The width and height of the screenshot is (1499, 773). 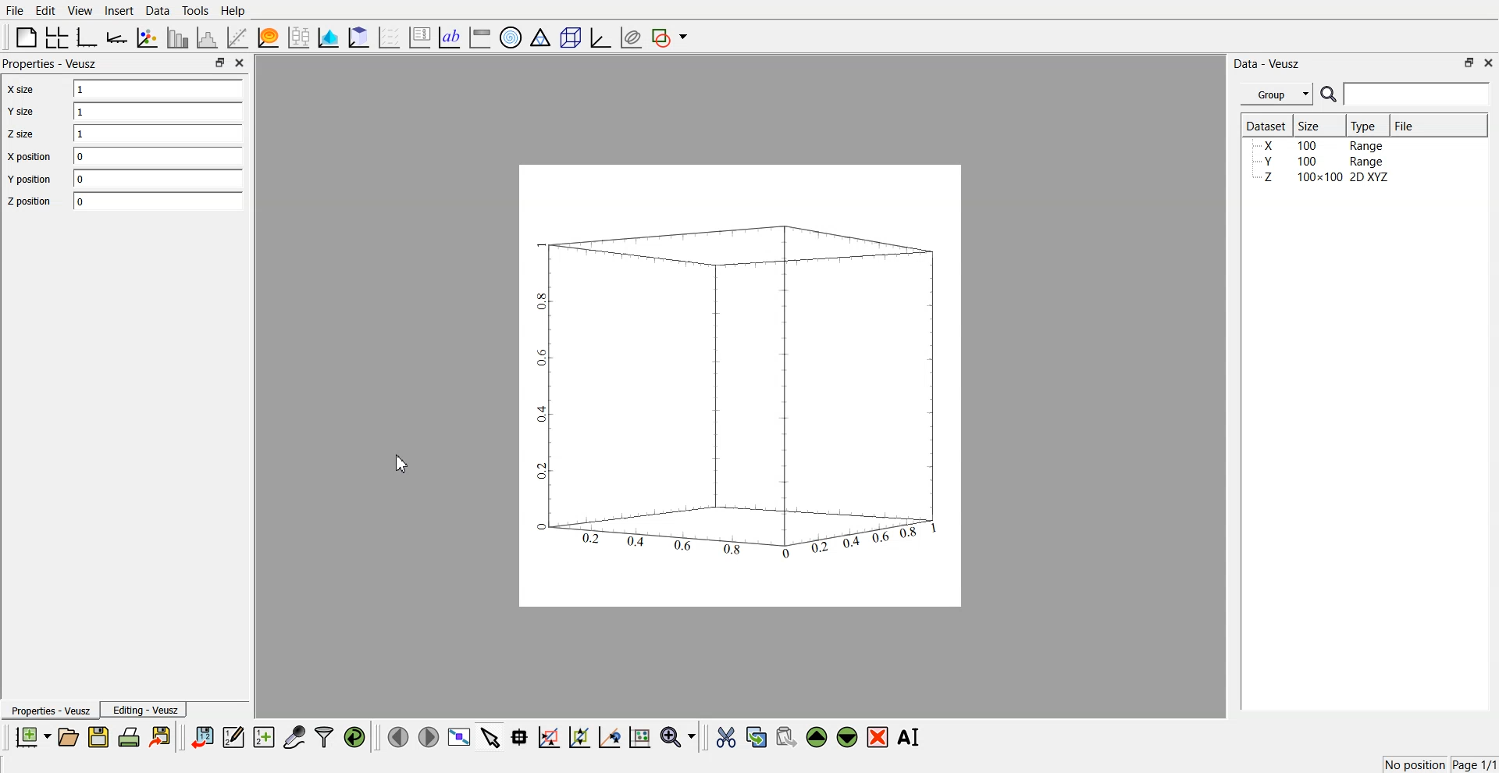 What do you see at coordinates (268, 37) in the screenshot?
I see `3D Function` at bounding box center [268, 37].